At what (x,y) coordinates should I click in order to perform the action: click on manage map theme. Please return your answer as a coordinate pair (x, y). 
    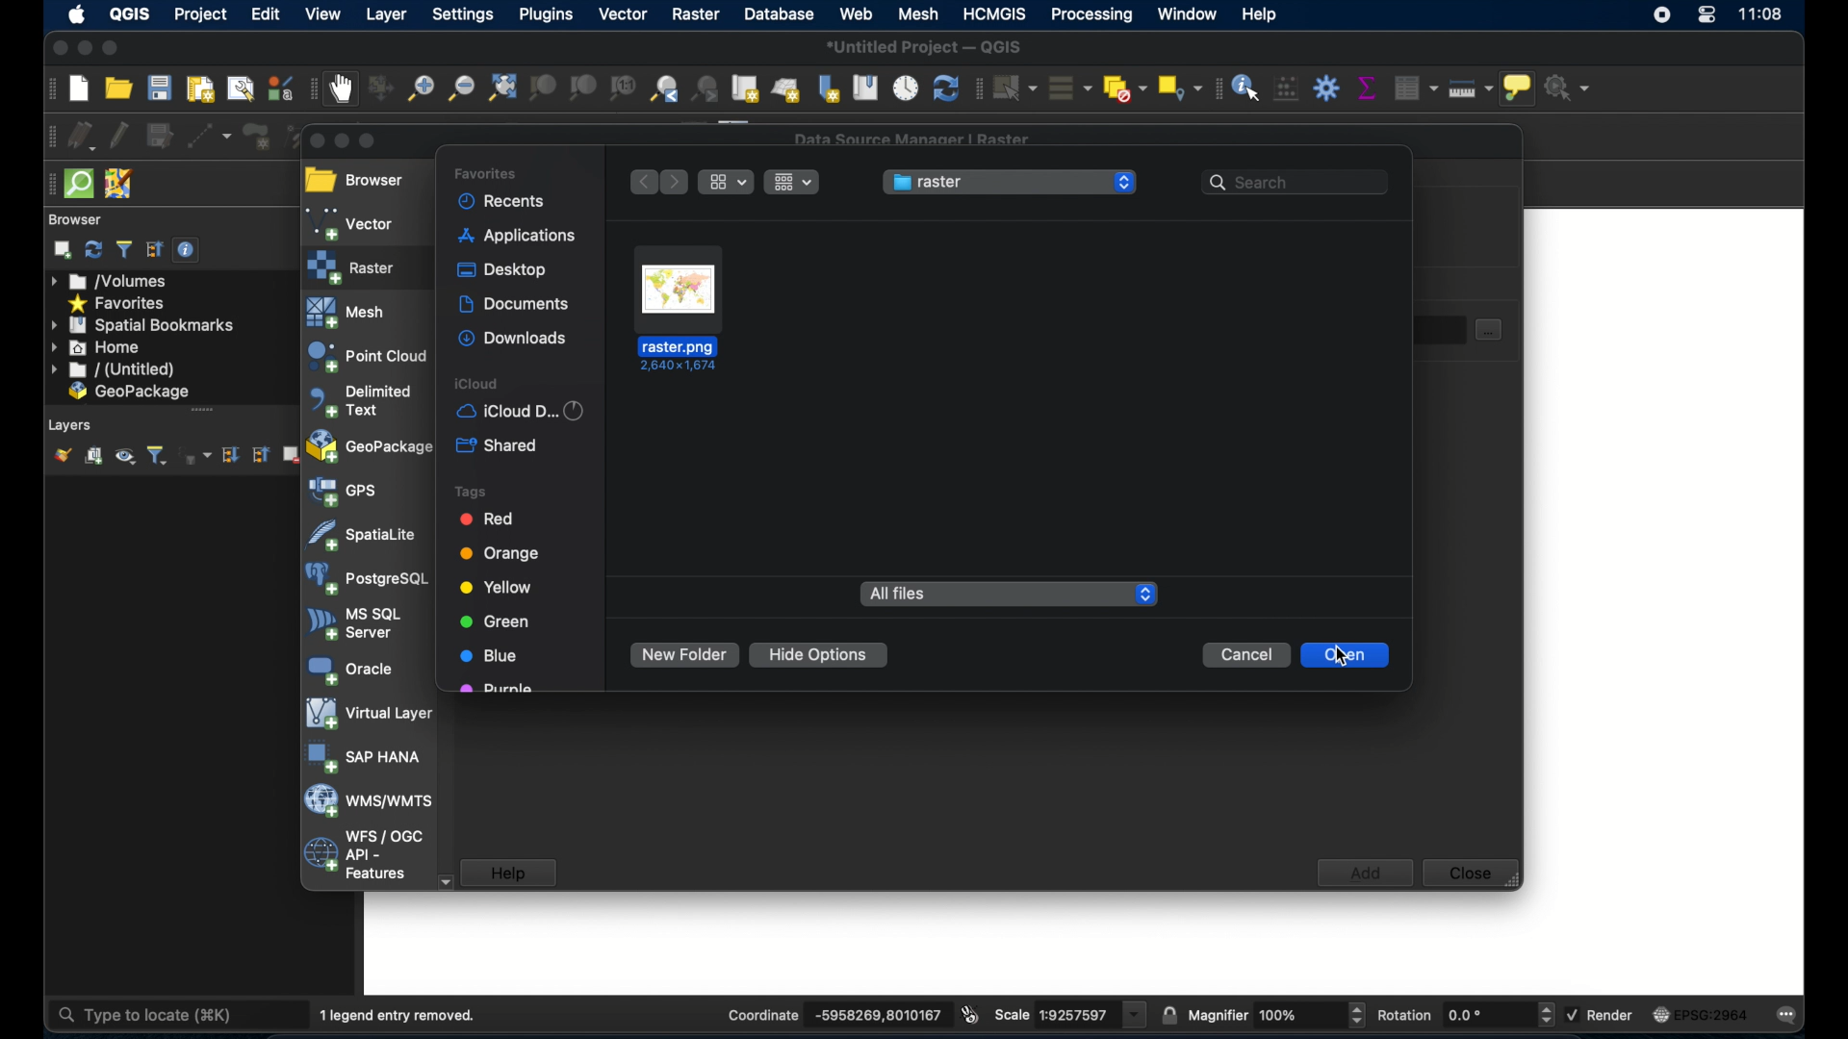
    Looking at the image, I should click on (126, 458).